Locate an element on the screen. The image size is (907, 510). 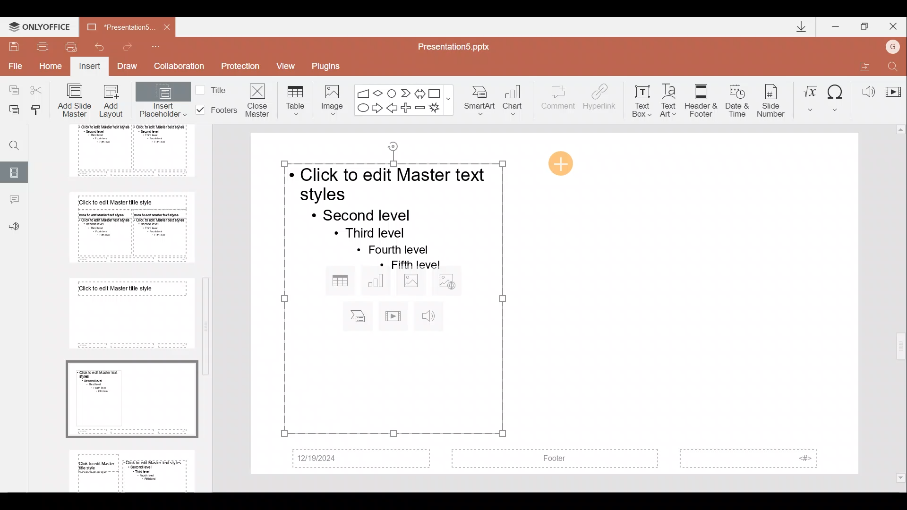
Document name is located at coordinates (459, 46).